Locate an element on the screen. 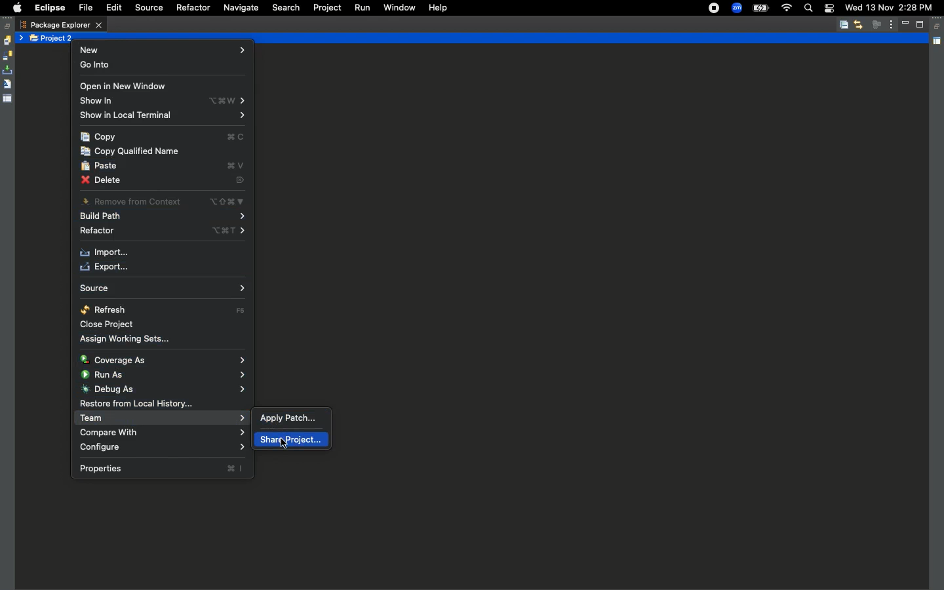  Copy qualified name is located at coordinates (132, 151).